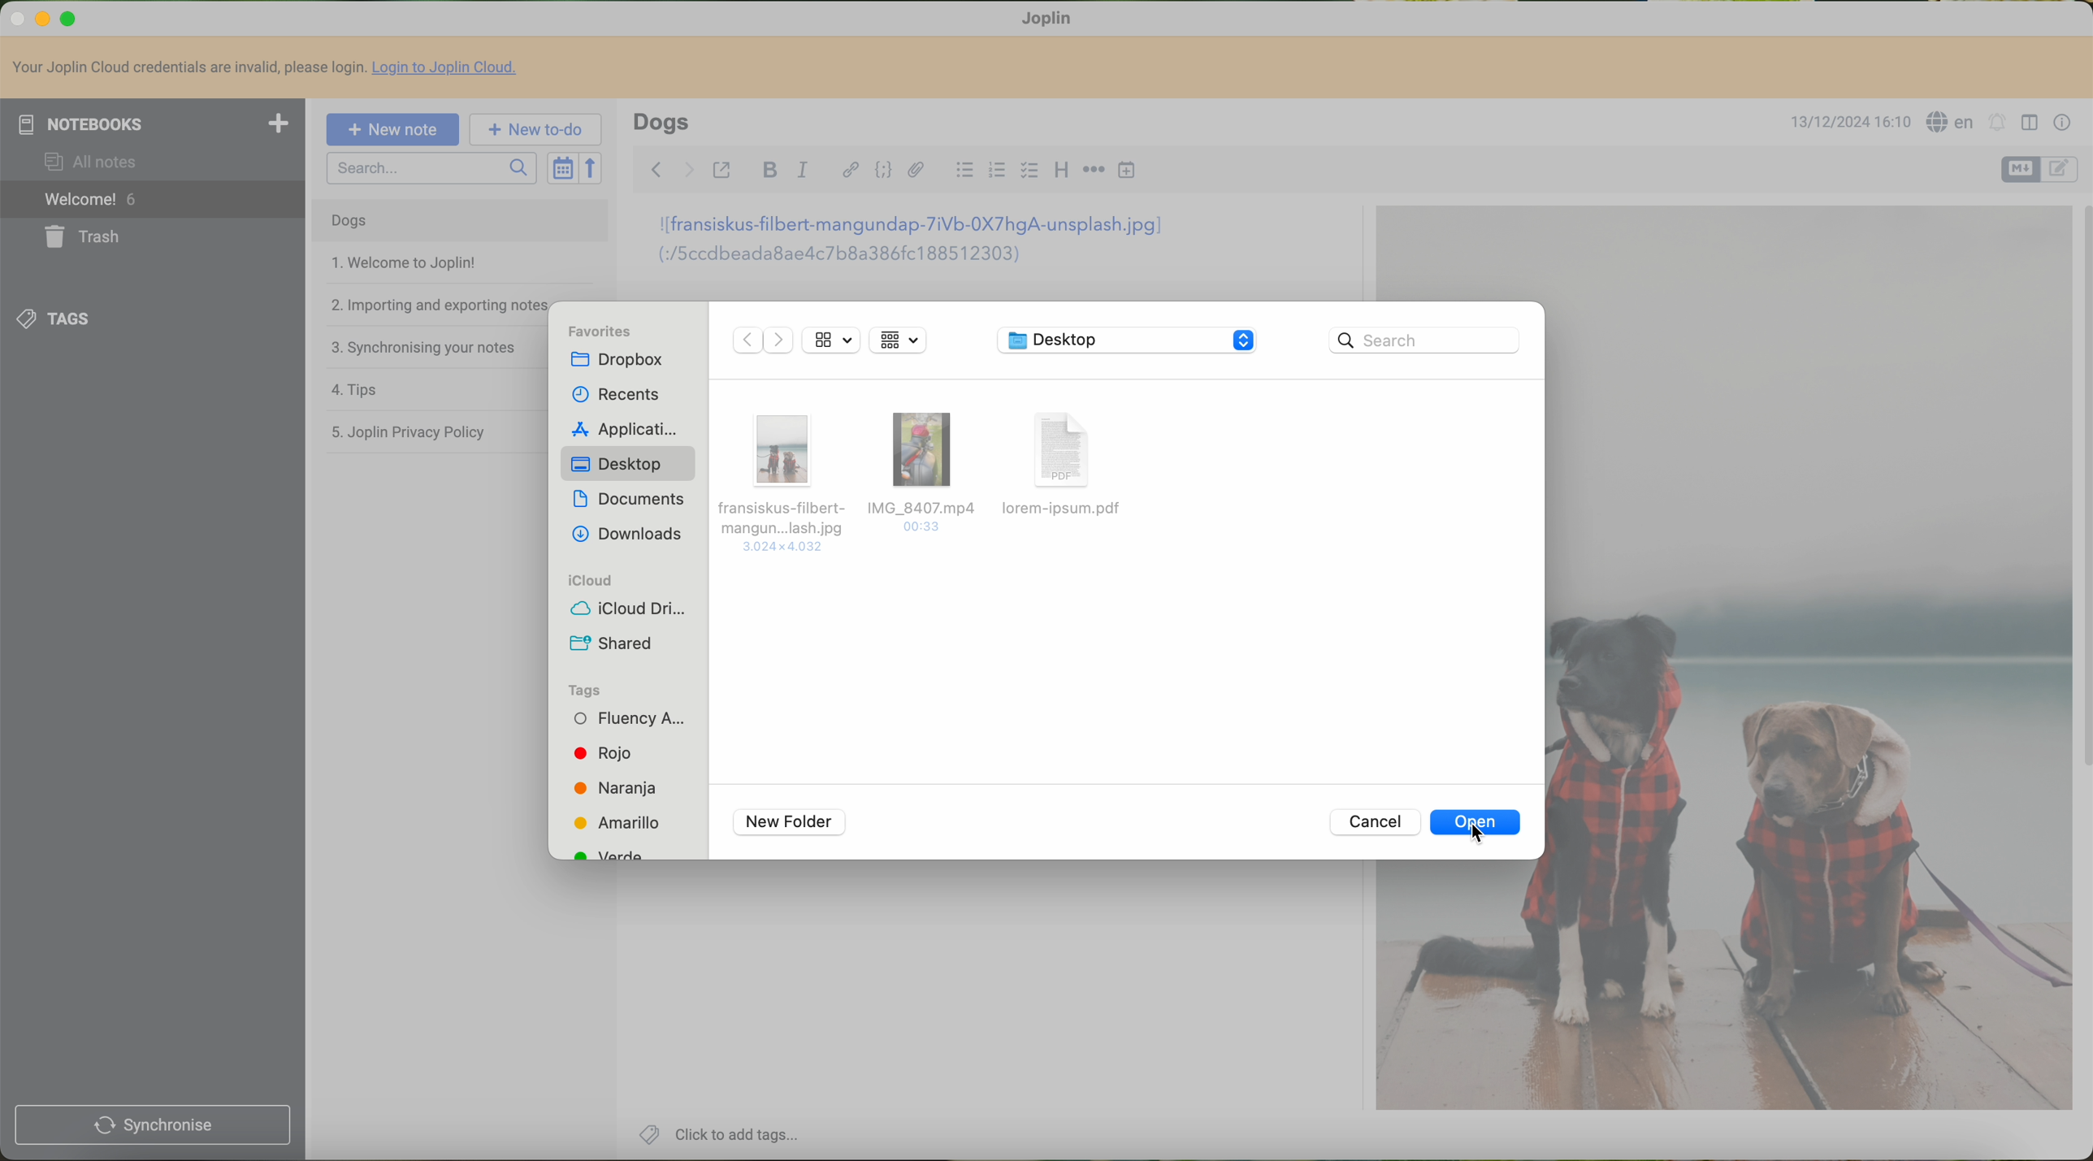 This screenshot has width=2093, height=1161. Describe the element at coordinates (789, 823) in the screenshot. I see `new folder` at that location.